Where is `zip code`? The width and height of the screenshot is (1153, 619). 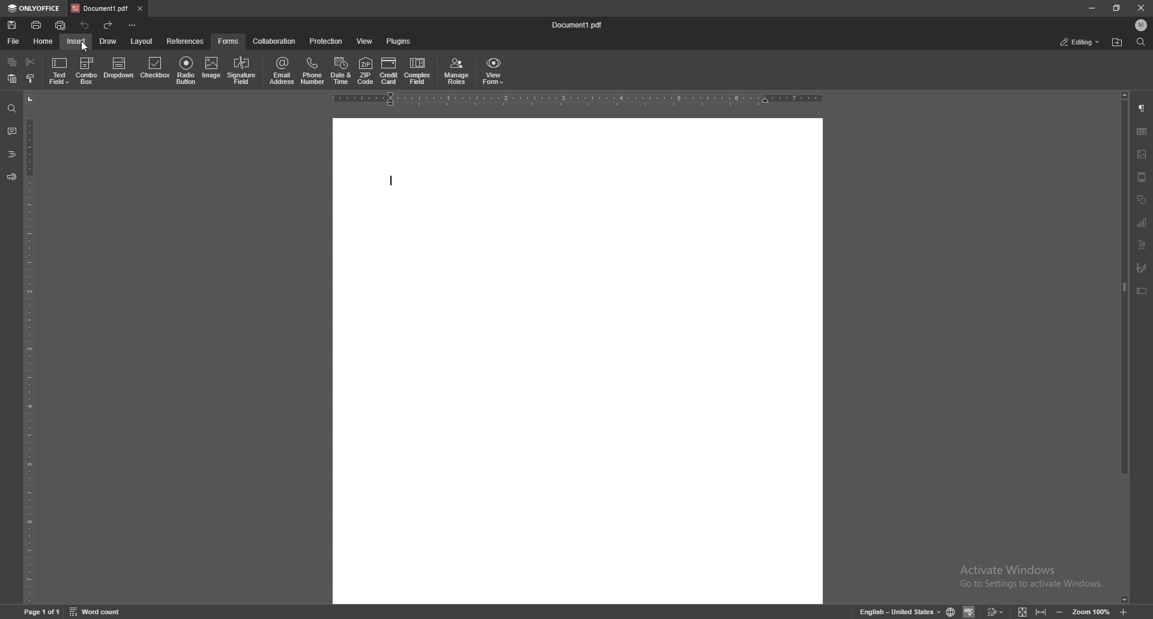 zip code is located at coordinates (366, 71).